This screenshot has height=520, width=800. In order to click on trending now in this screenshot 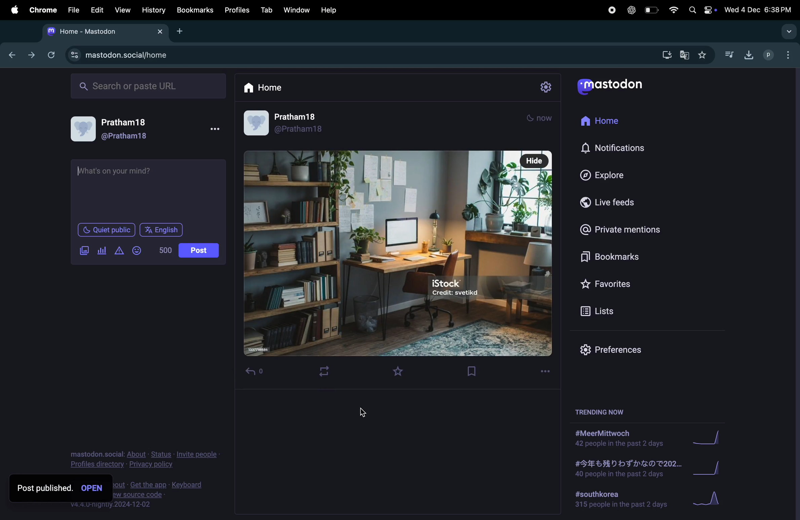, I will do `click(606, 413)`.